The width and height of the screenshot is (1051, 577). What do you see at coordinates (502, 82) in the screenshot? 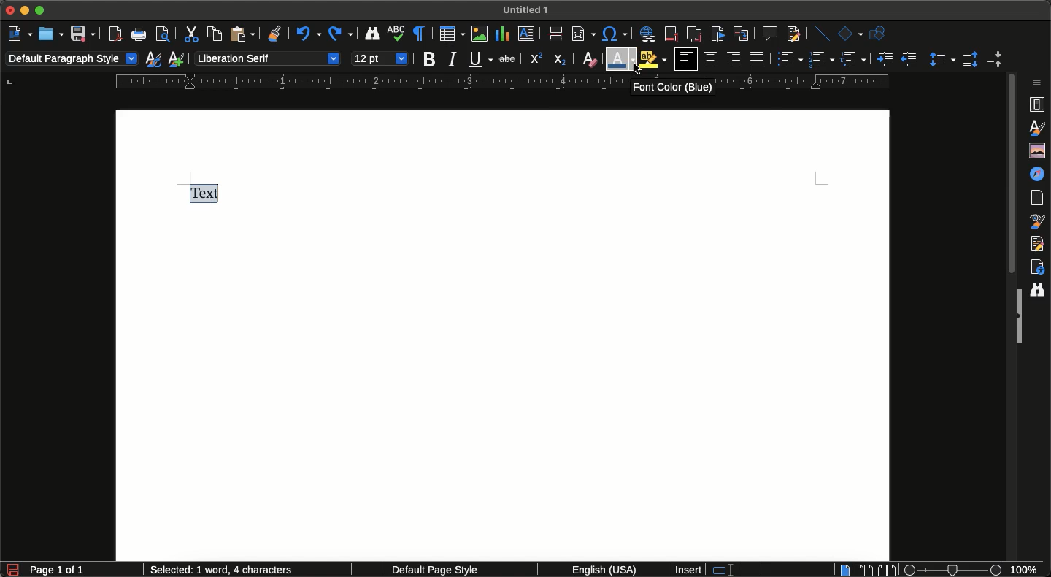
I see `Ruler` at bounding box center [502, 82].